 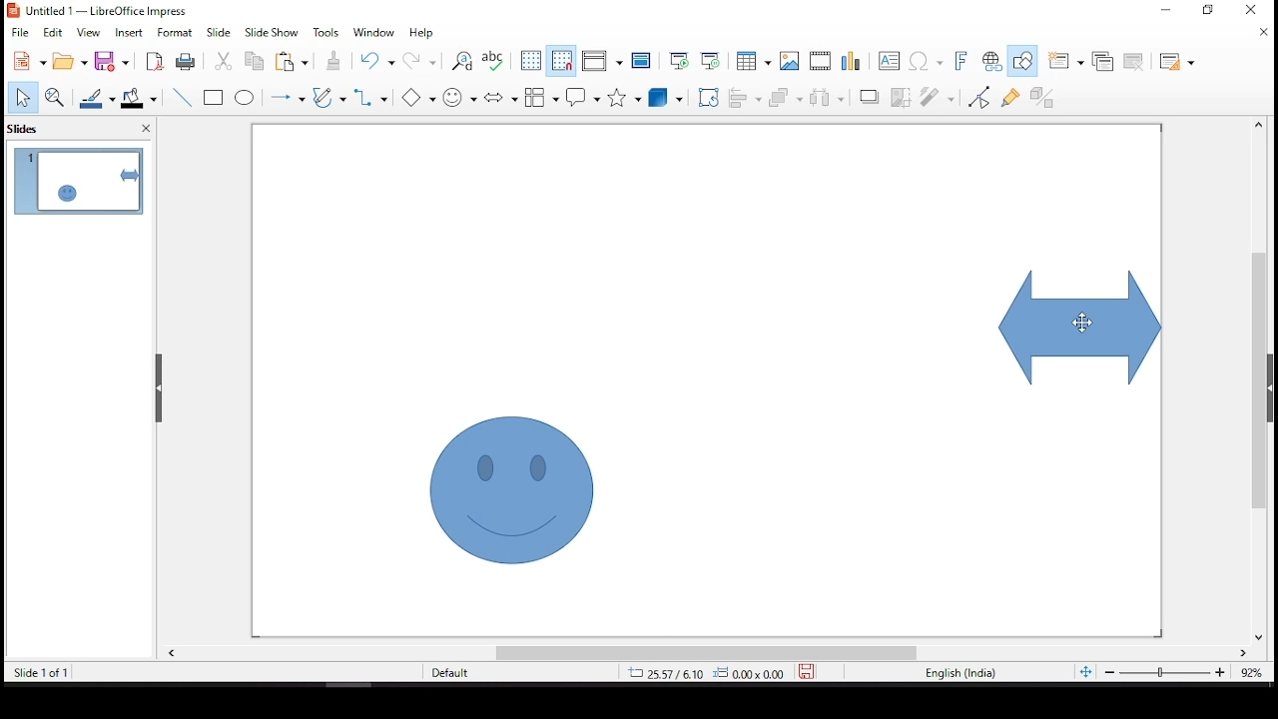 What do you see at coordinates (70, 61) in the screenshot?
I see `open` at bounding box center [70, 61].